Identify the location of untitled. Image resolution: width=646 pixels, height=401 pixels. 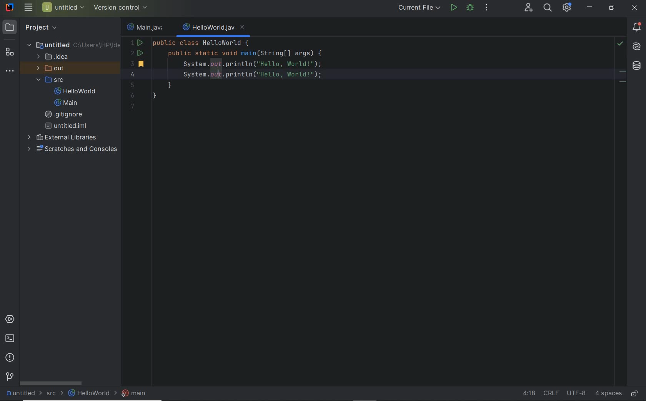
(22, 393).